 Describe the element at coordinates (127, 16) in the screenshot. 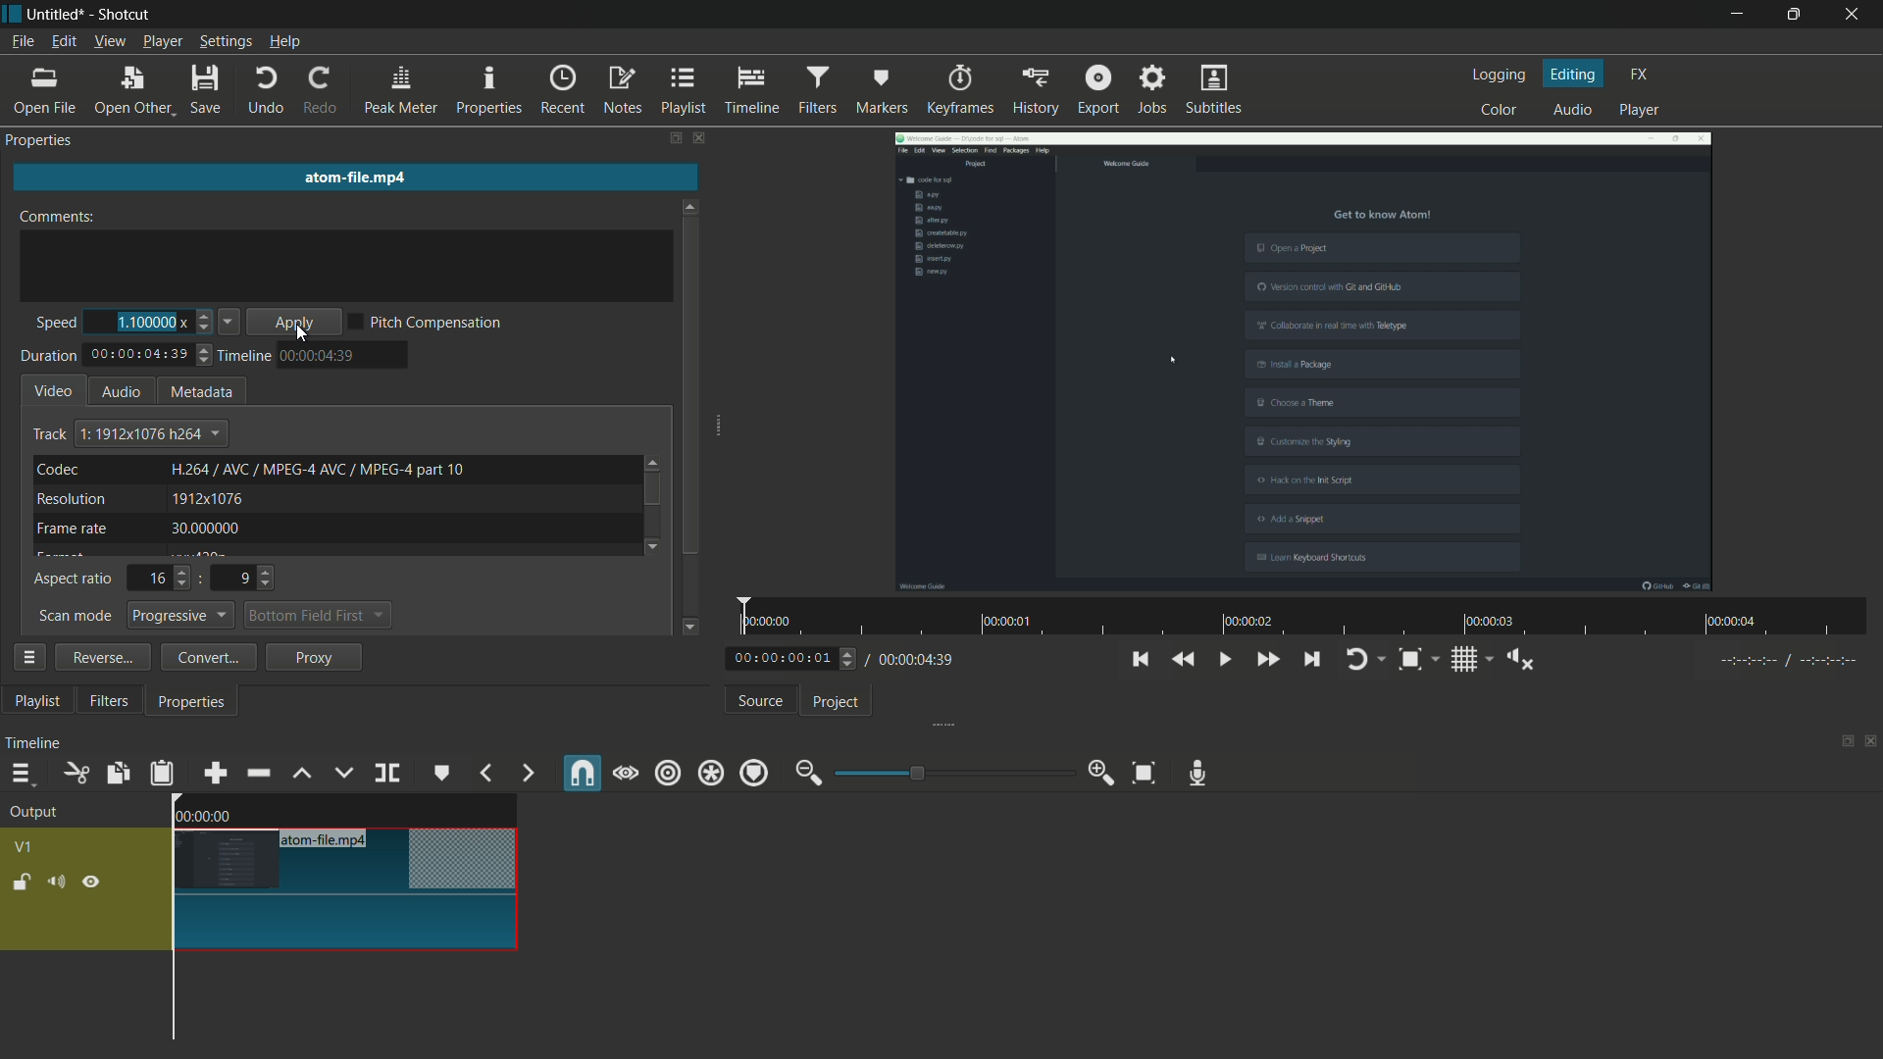

I see `app name` at that location.